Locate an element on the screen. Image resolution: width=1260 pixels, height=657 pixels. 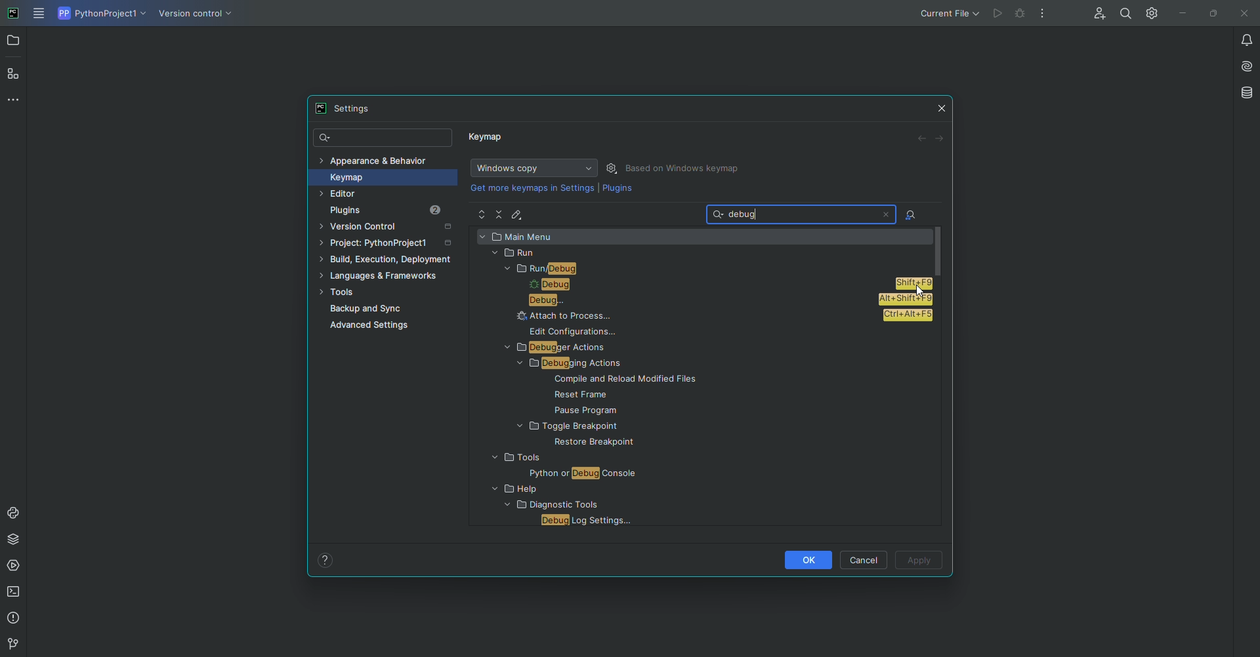
Find is located at coordinates (1125, 13).